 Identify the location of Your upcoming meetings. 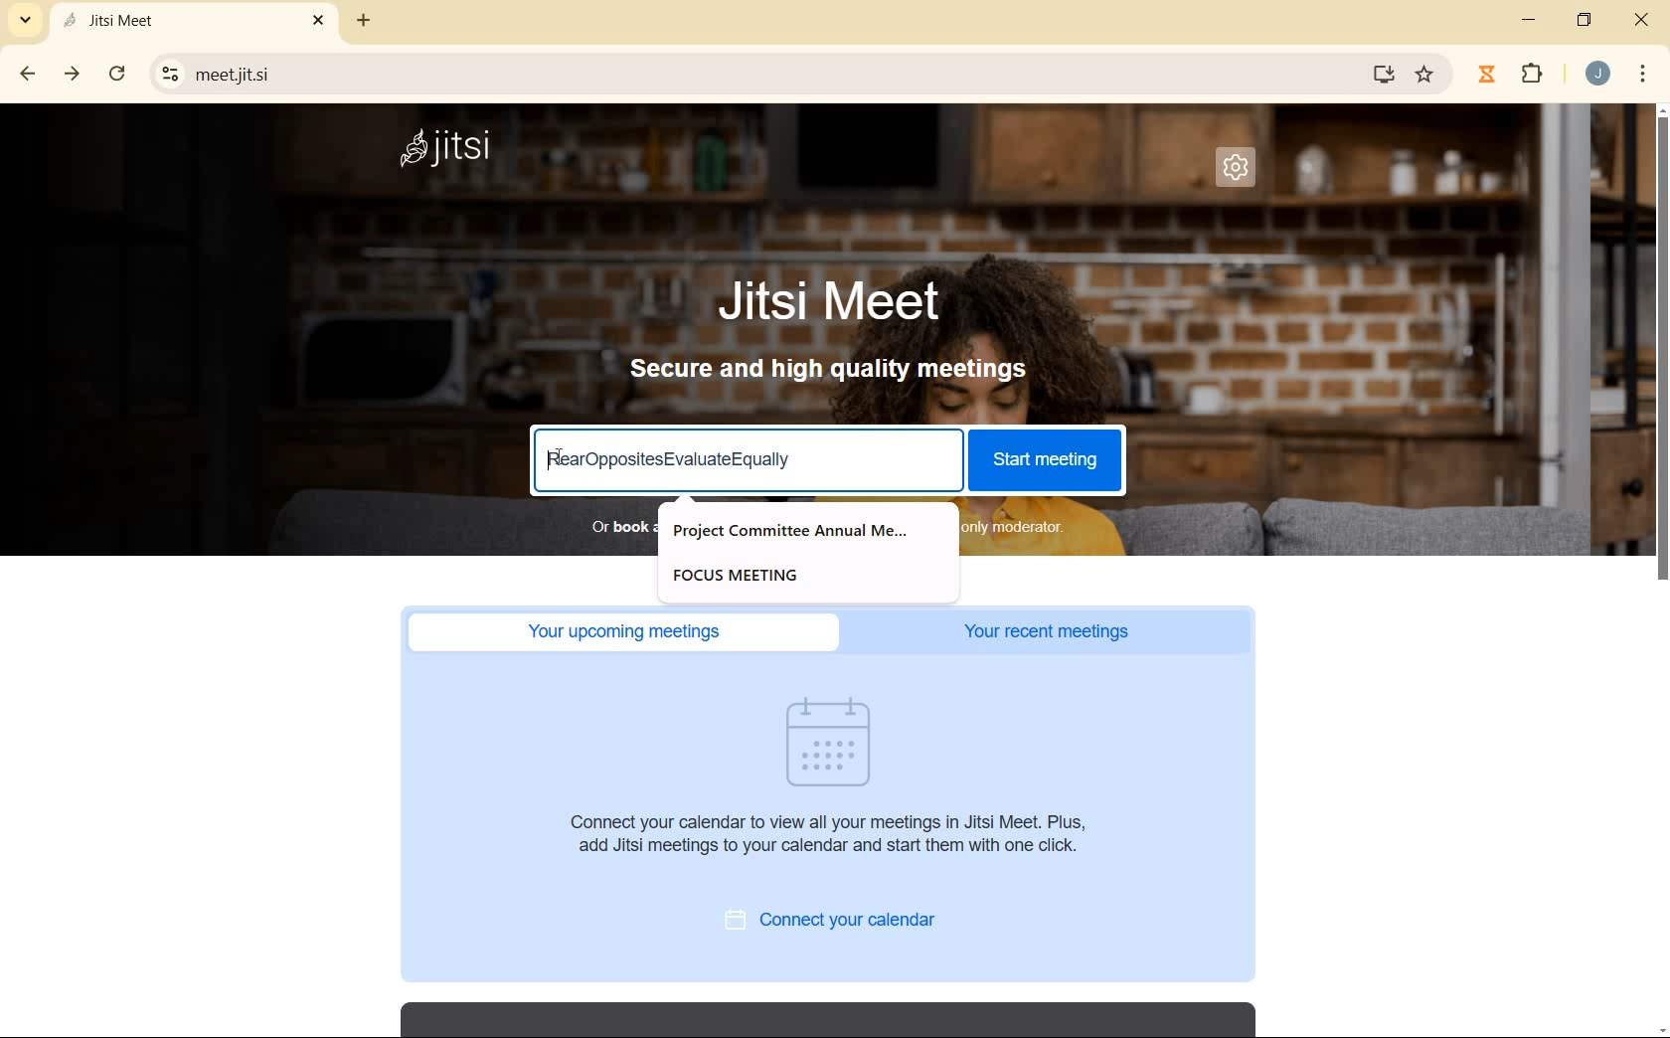
(628, 631).